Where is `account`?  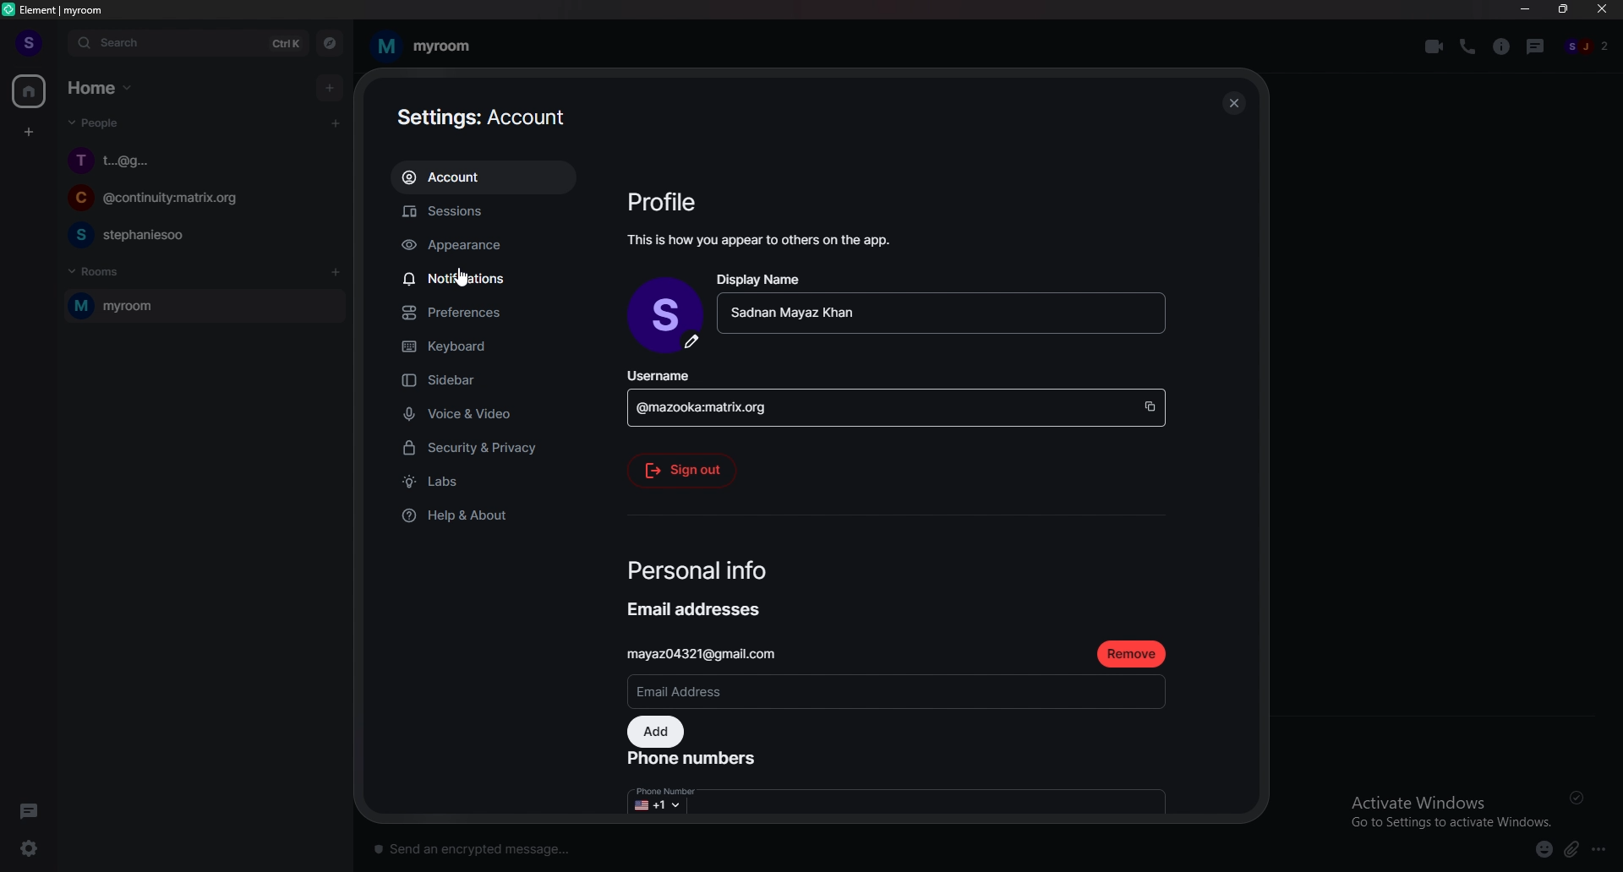 account is located at coordinates (488, 177).